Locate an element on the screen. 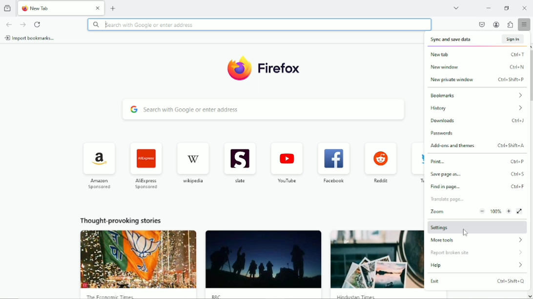 The width and height of the screenshot is (533, 299). image is located at coordinates (263, 260).